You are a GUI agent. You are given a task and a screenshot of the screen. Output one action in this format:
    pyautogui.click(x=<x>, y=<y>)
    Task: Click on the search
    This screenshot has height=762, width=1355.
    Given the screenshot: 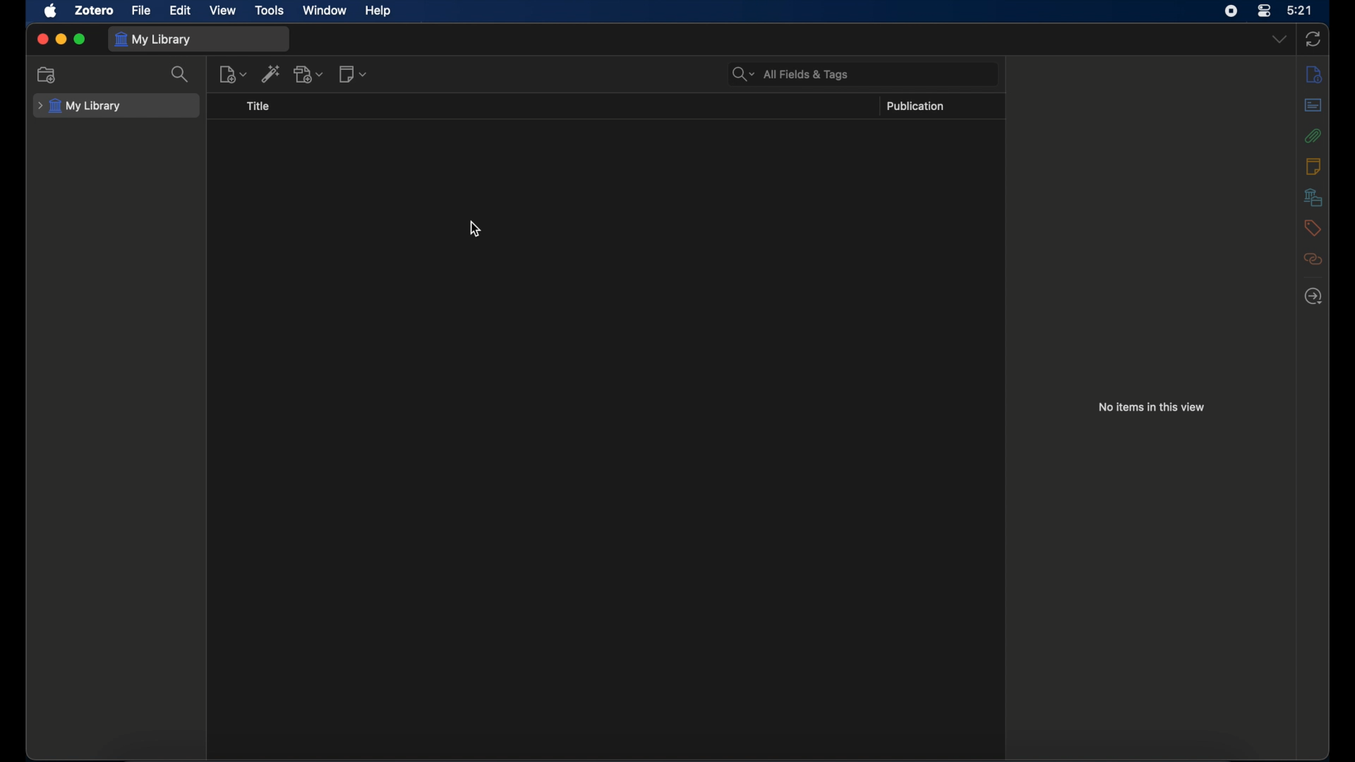 What is the action you would take?
    pyautogui.click(x=179, y=74)
    